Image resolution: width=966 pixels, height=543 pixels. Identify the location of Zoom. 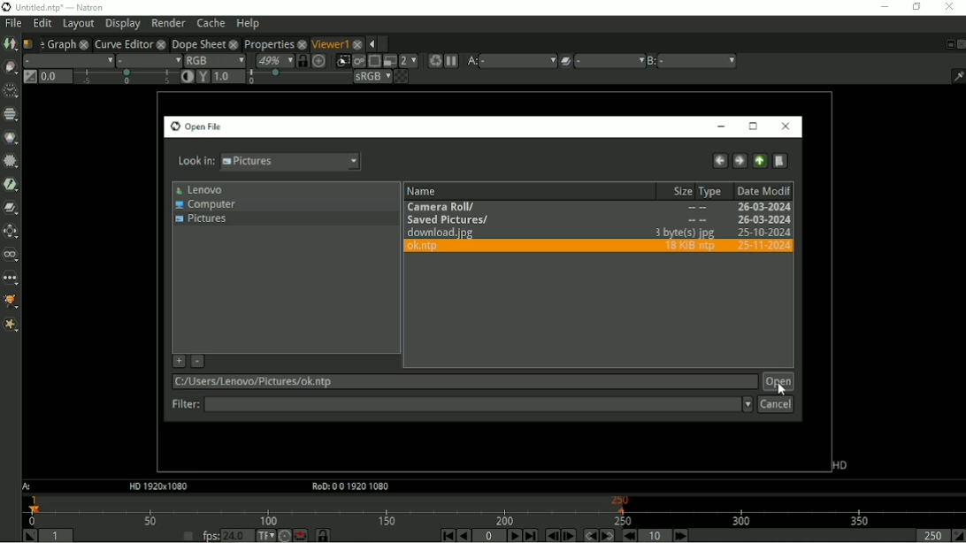
(273, 60).